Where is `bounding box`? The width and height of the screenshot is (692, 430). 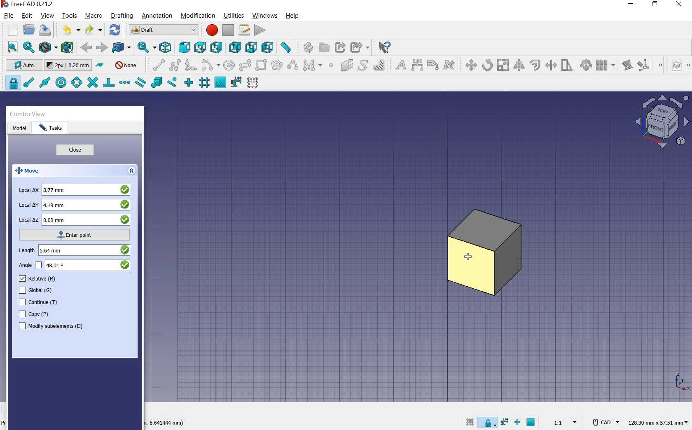
bounding box is located at coordinates (67, 47).